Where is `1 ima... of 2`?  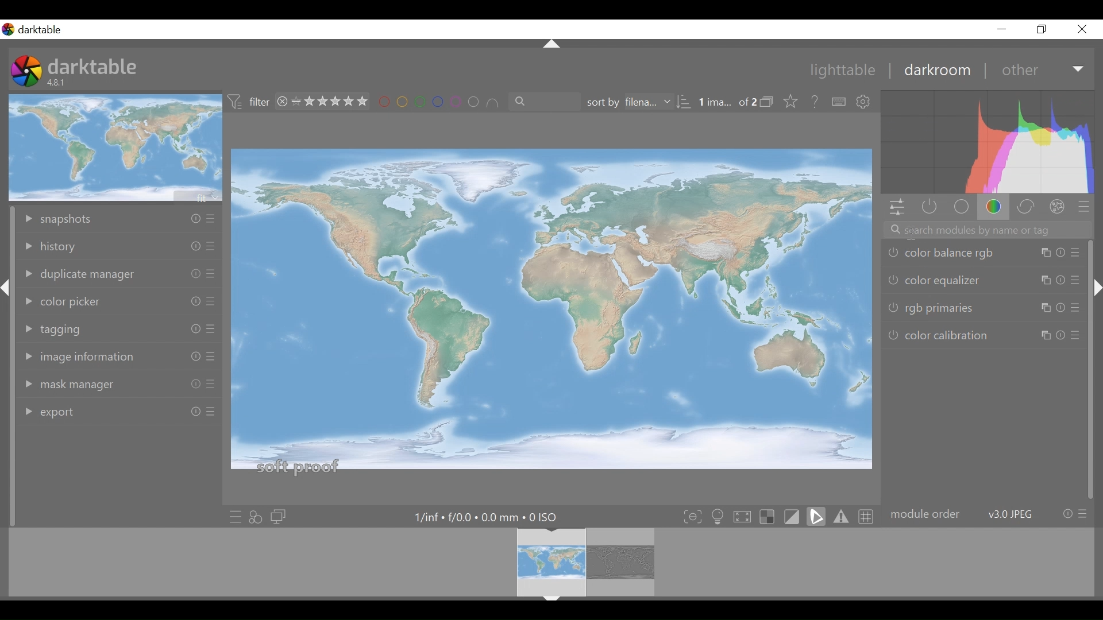
1 ima... of 2 is located at coordinates (726, 102).